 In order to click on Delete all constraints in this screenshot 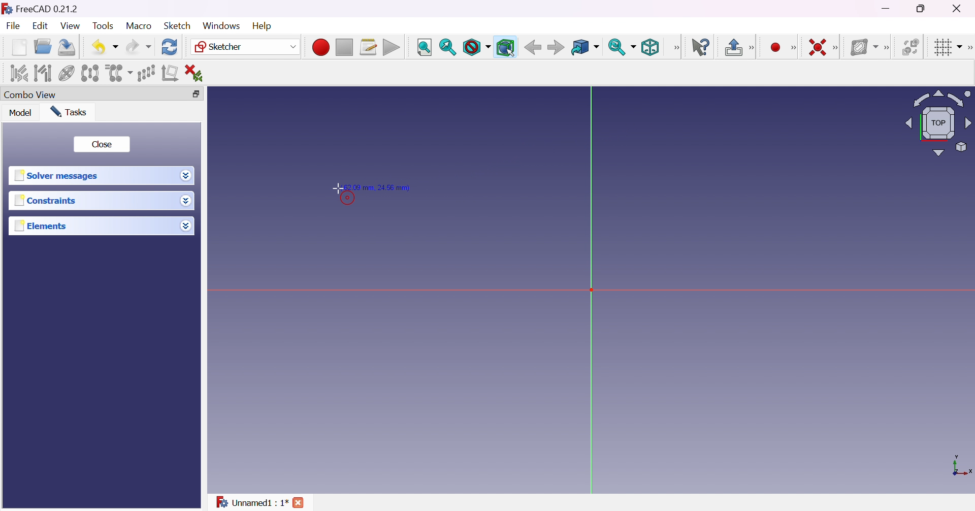, I will do `click(197, 73)`.